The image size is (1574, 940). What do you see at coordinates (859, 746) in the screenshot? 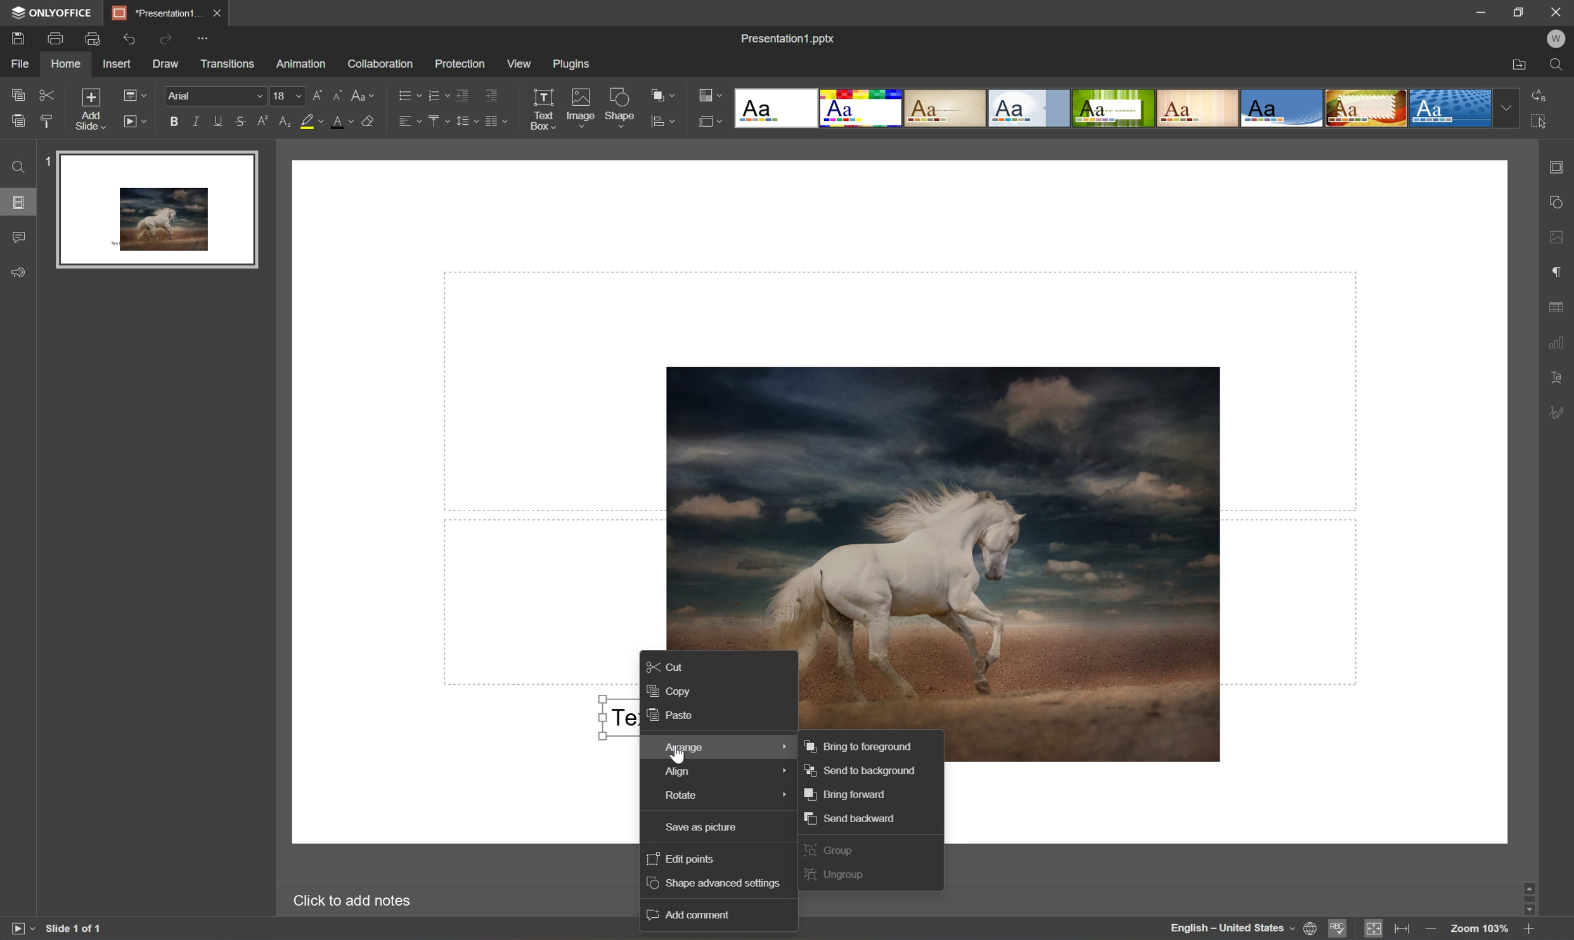
I see `Bring to forward` at bounding box center [859, 746].